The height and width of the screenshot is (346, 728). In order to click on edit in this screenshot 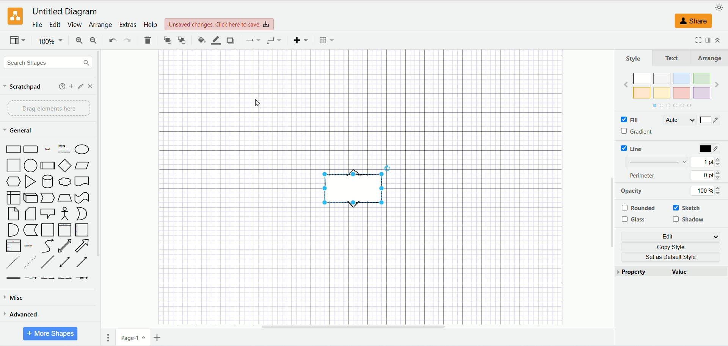, I will do `click(56, 25)`.